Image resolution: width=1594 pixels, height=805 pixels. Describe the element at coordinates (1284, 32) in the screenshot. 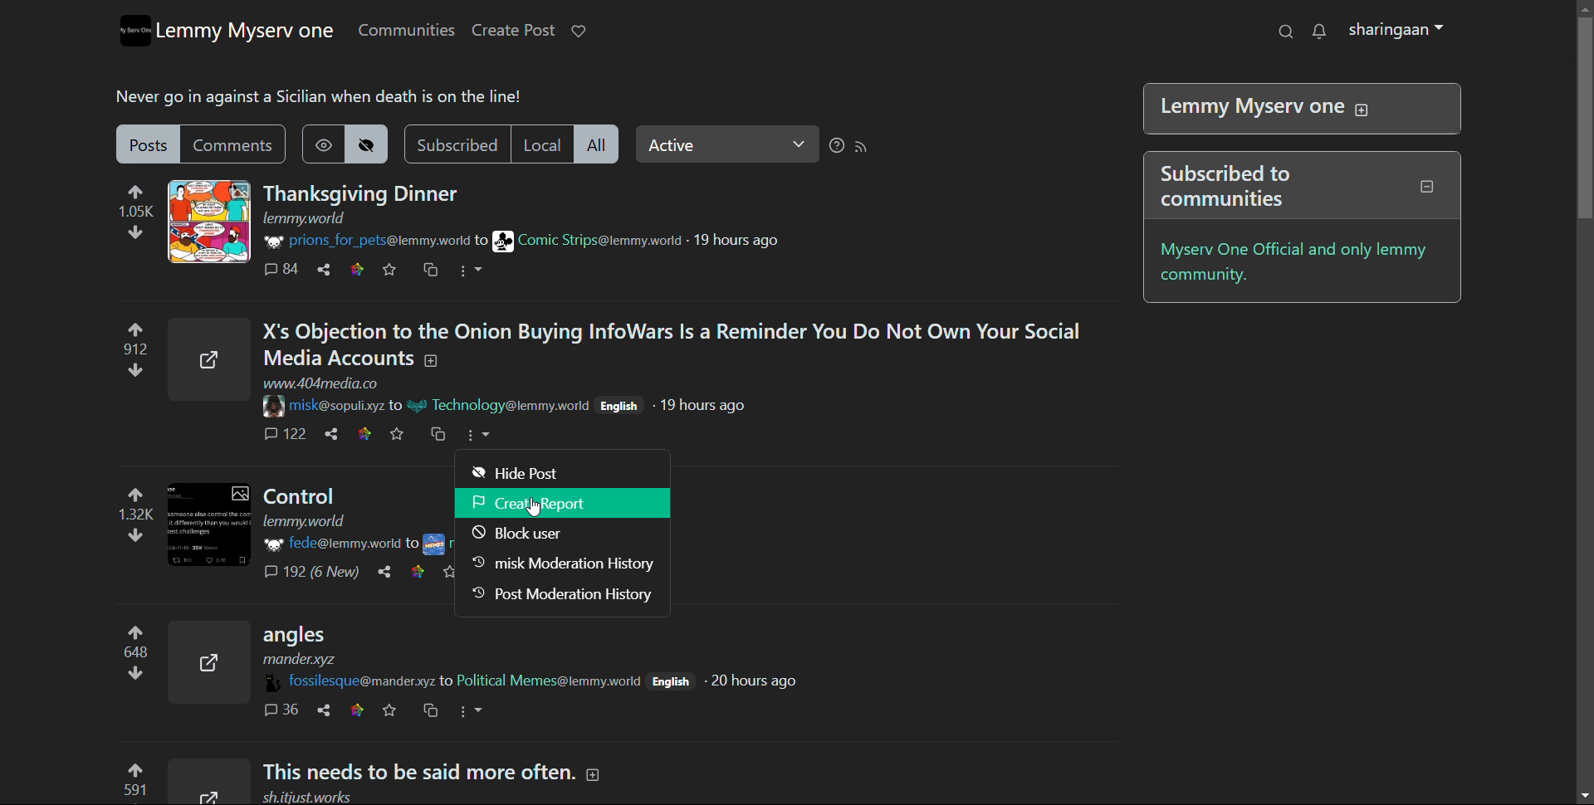

I see `search` at that location.